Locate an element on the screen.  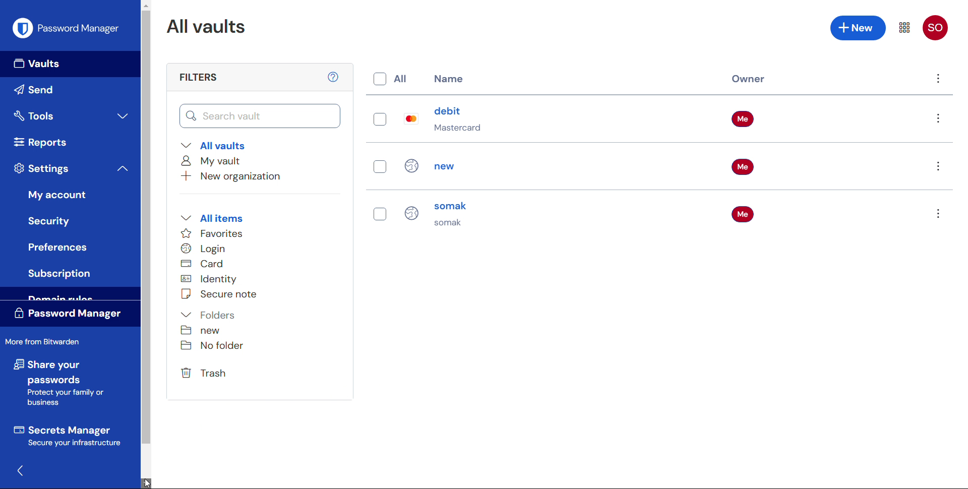
More from Bit Warden is located at coordinates (44, 342).